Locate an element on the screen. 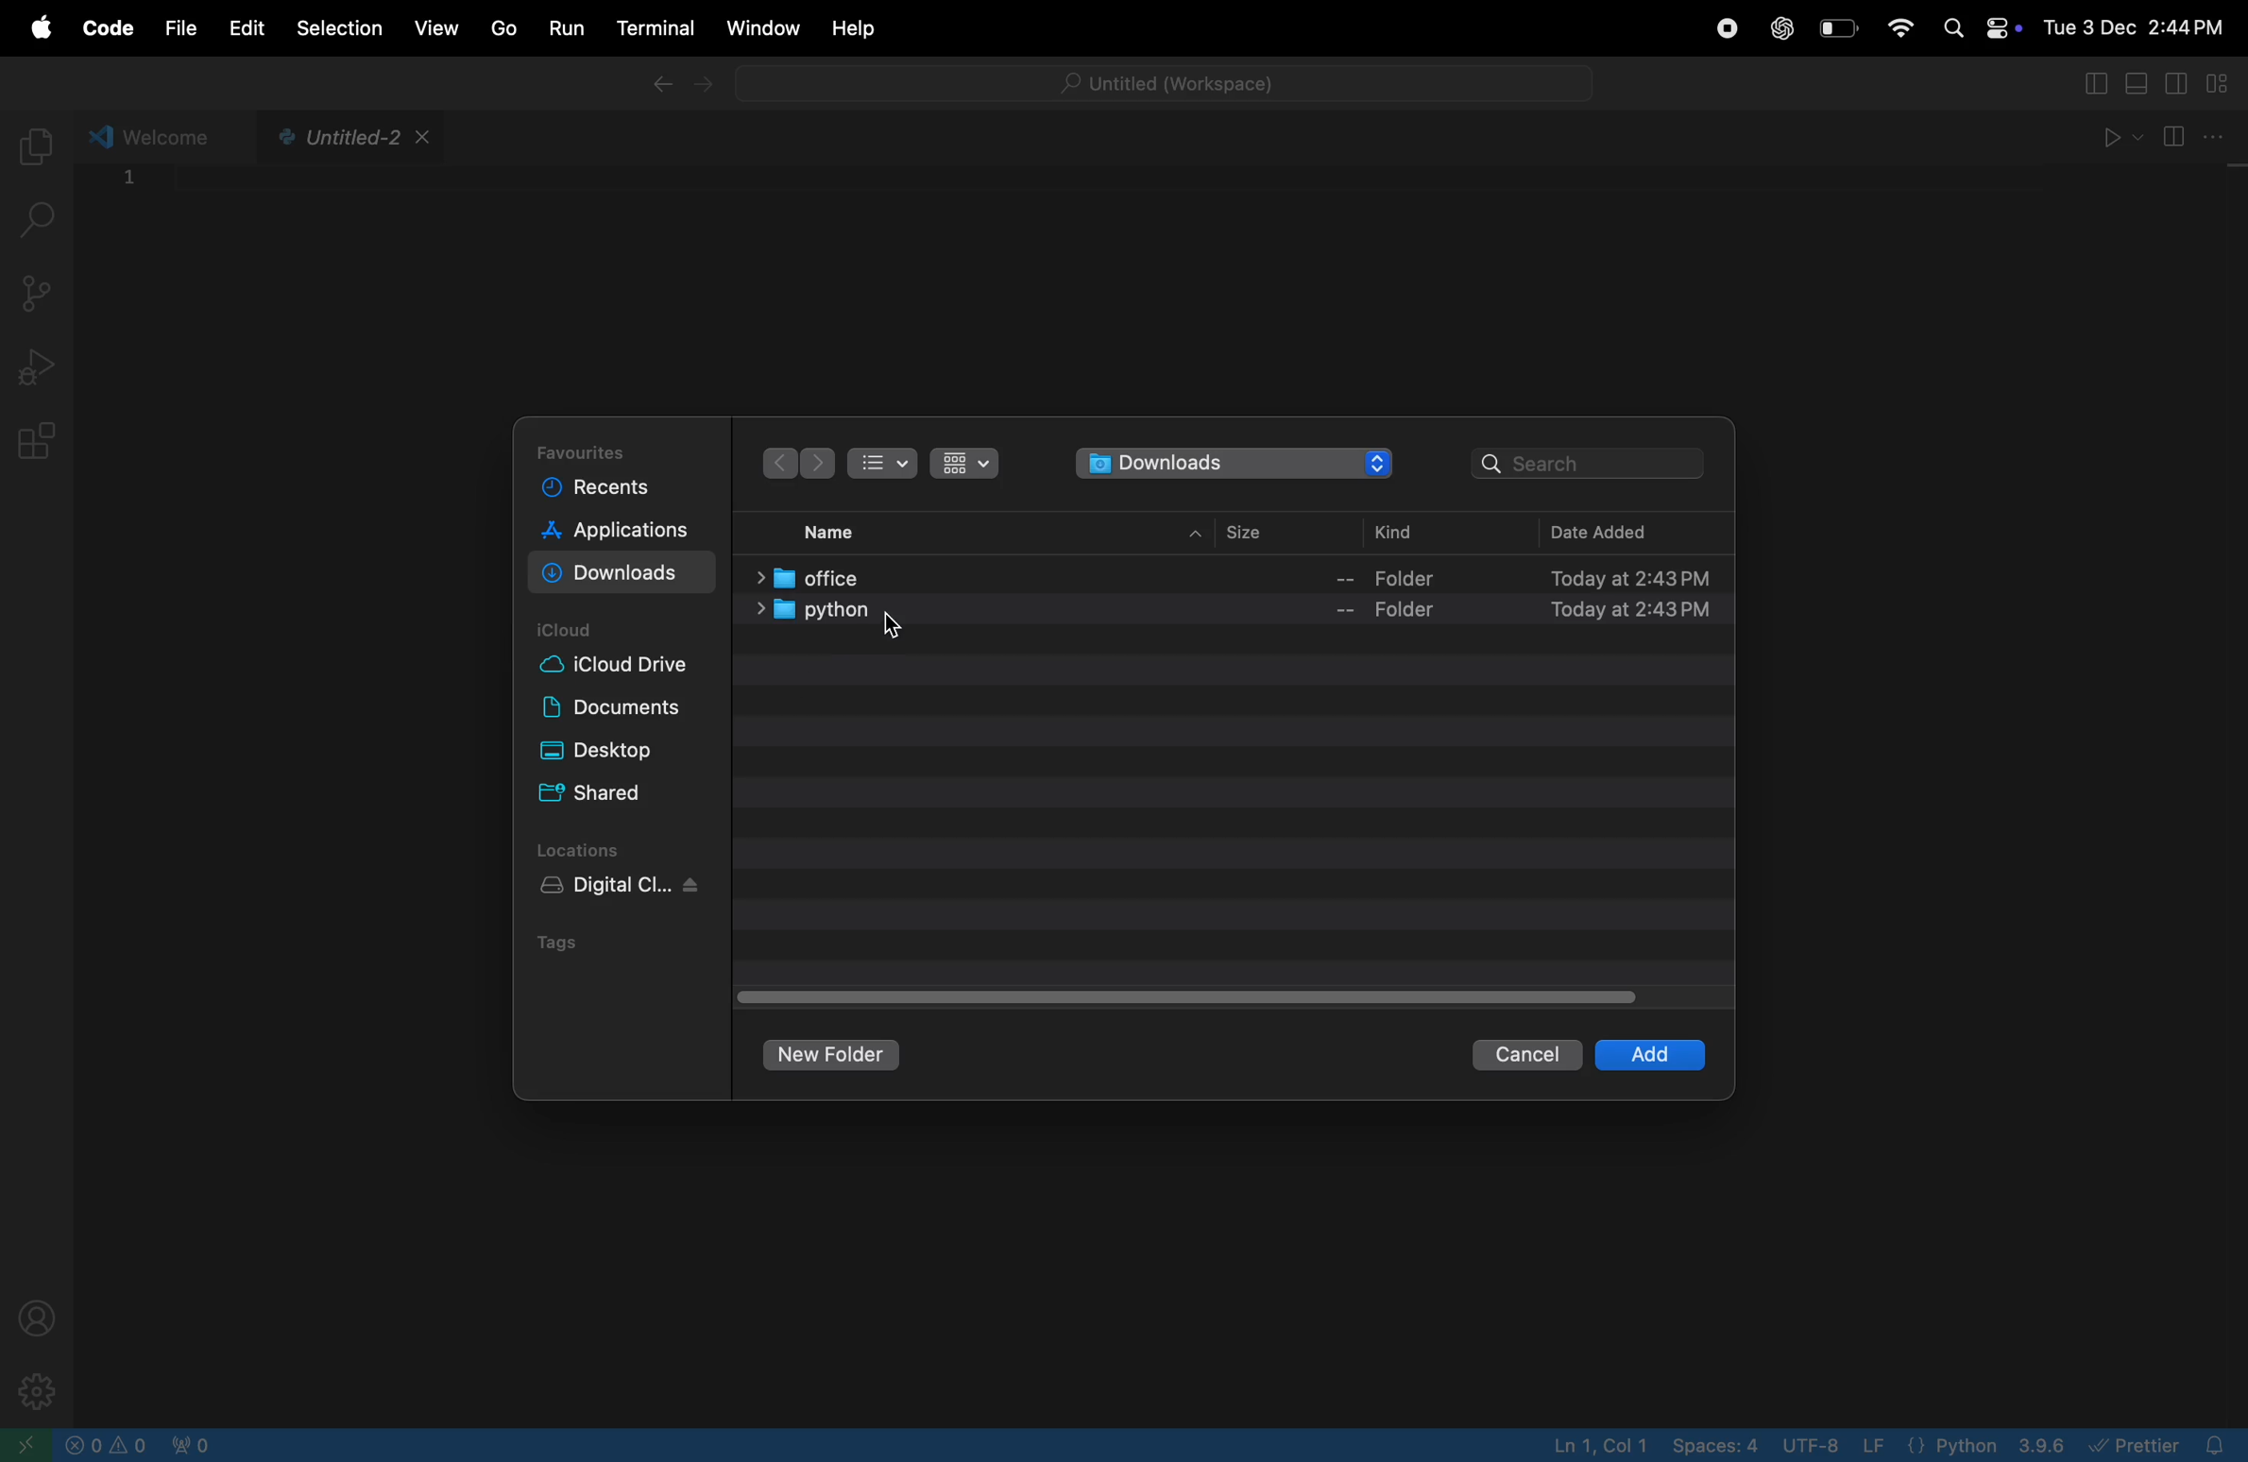 This screenshot has width=2248, height=1462. favourites is located at coordinates (593, 449).